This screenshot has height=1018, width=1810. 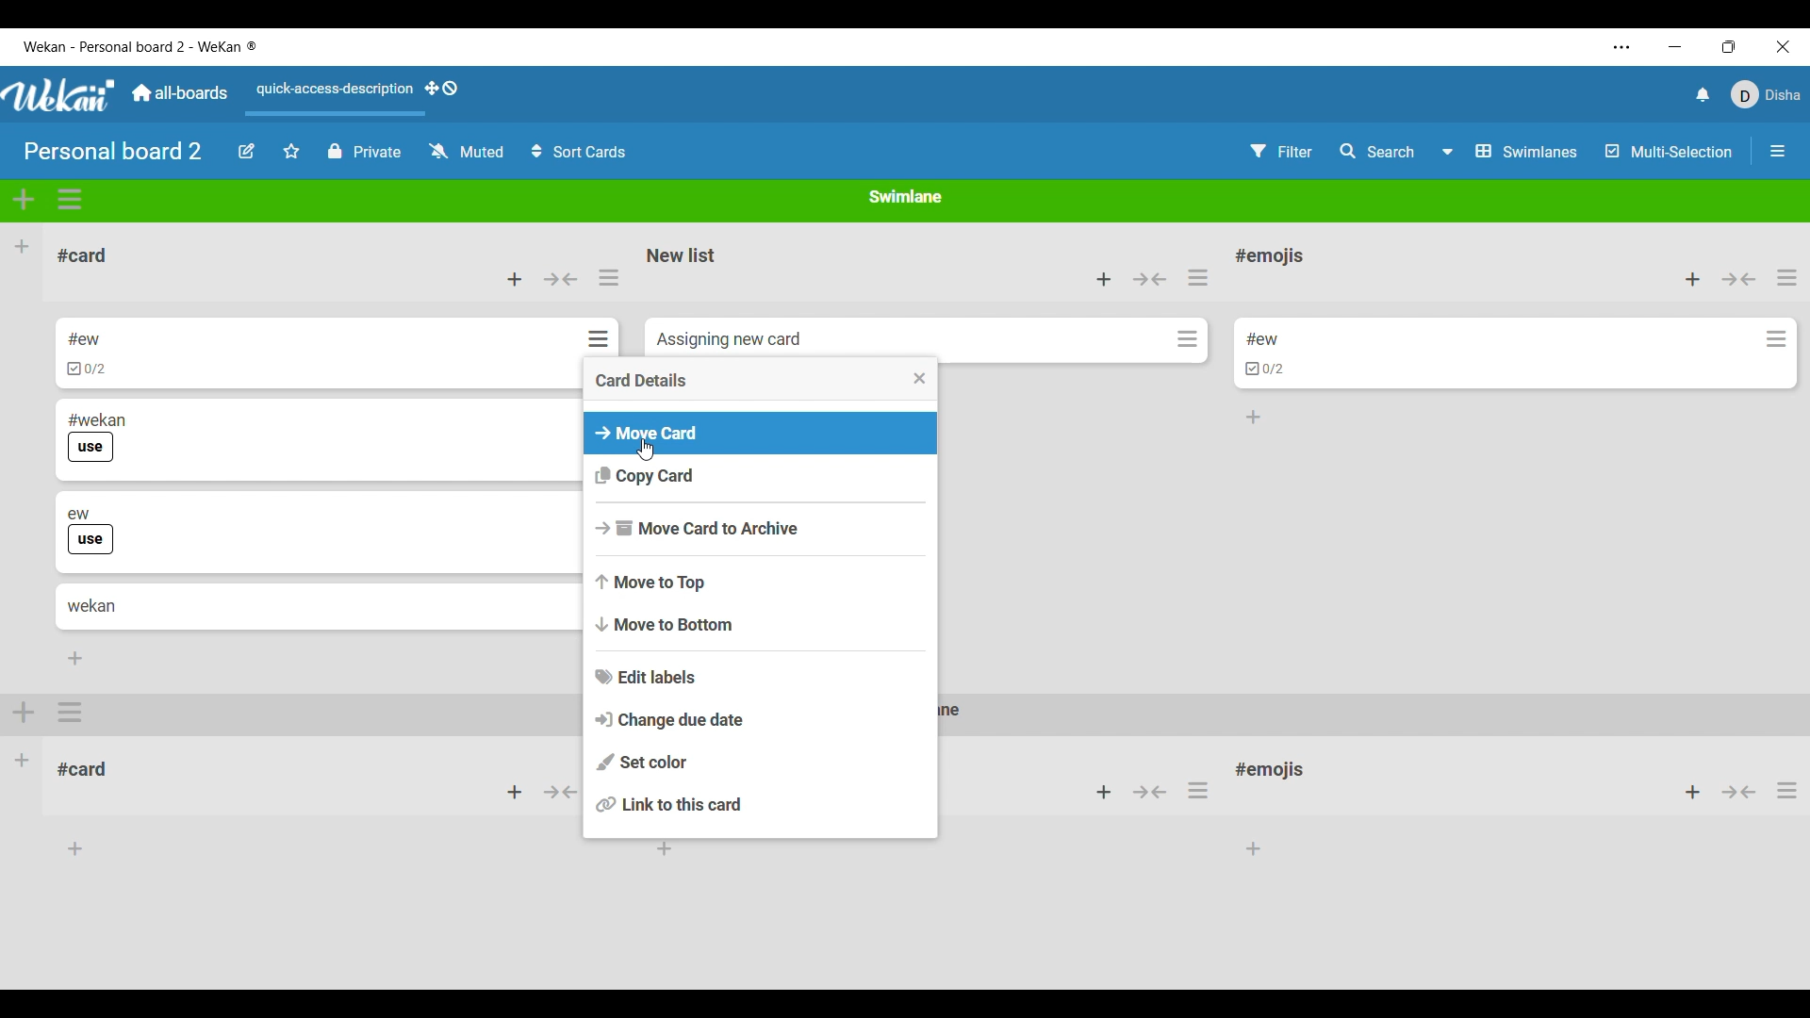 What do you see at coordinates (292, 151) in the screenshot?
I see `Star board` at bounding box center [292, 151].